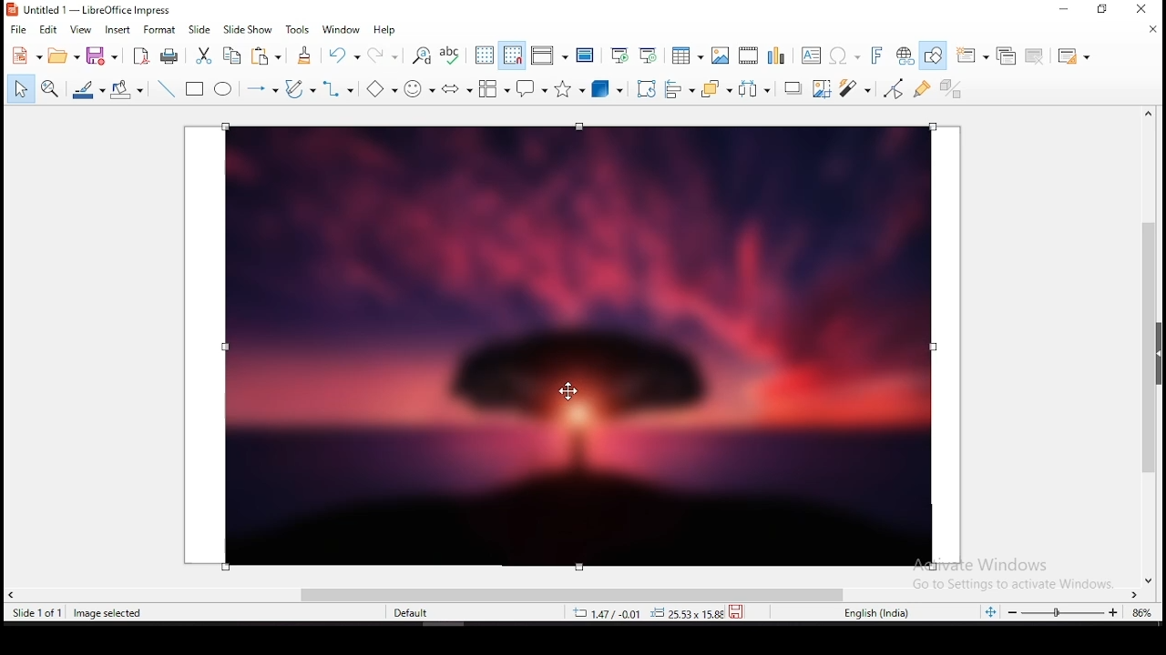 The width and height of the screenshot is (1166, 655). What do you see at coordinates (457, 88) in the screenshot?
I see `block arrows` at bounding box center [457, 88].